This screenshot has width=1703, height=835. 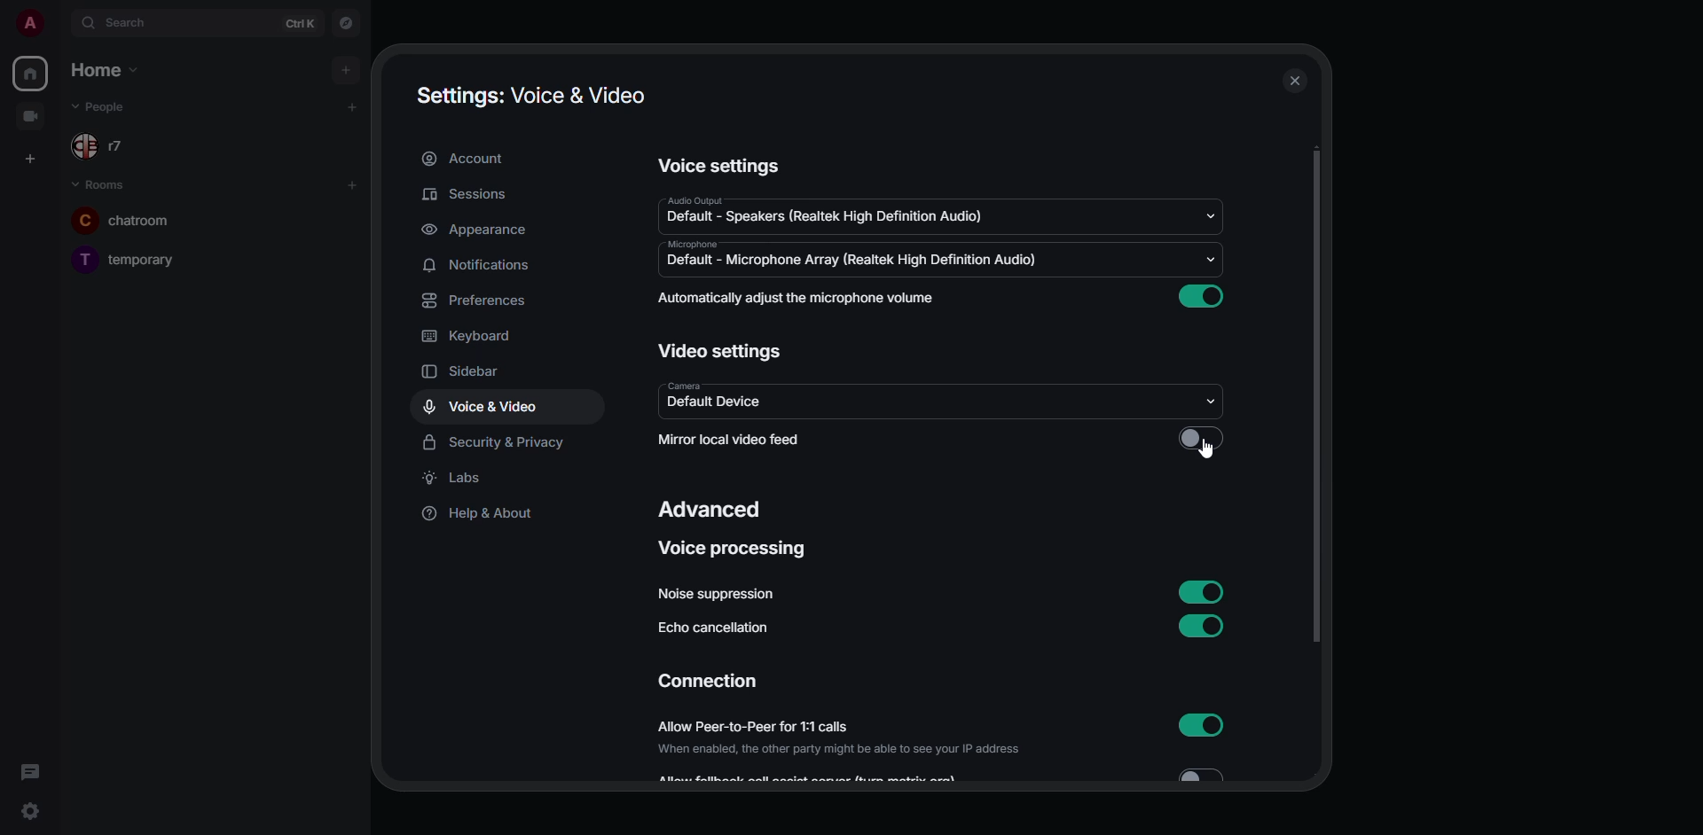 I want to click on cursor, so click(x=1205, y=452).